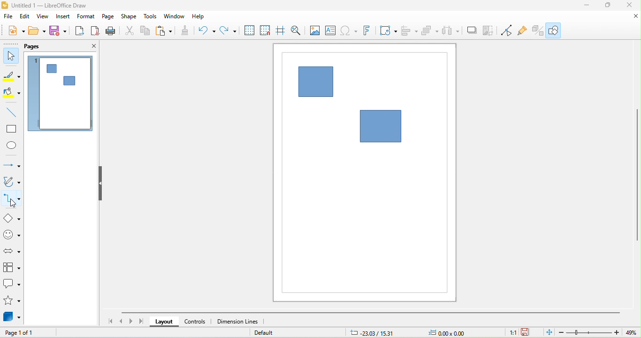  What do you see at coordinates (588, 7) in the screenshot?
I see `minimize` at bounding box center [588, 7].